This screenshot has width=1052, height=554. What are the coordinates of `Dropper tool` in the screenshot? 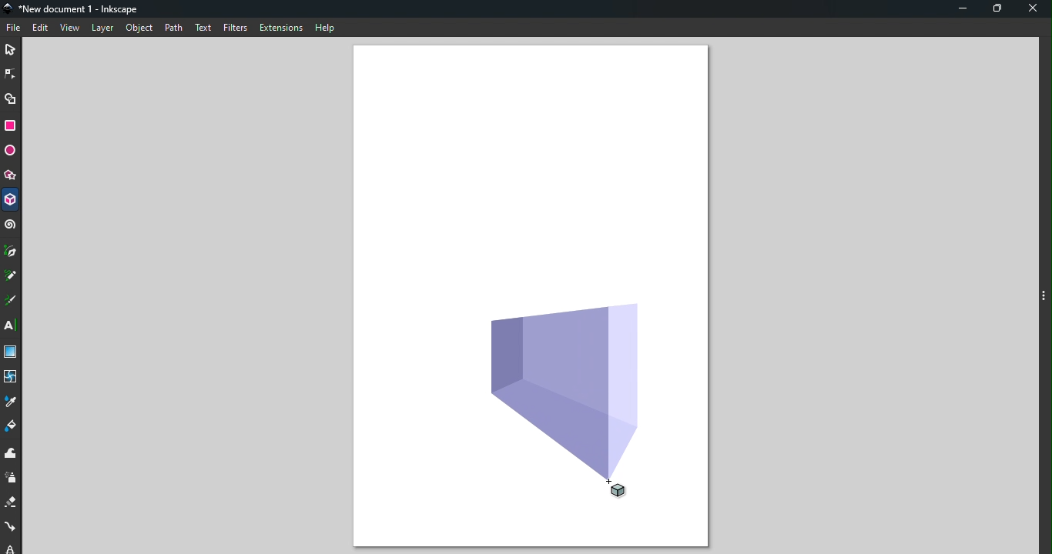 It's located at (12, 401).